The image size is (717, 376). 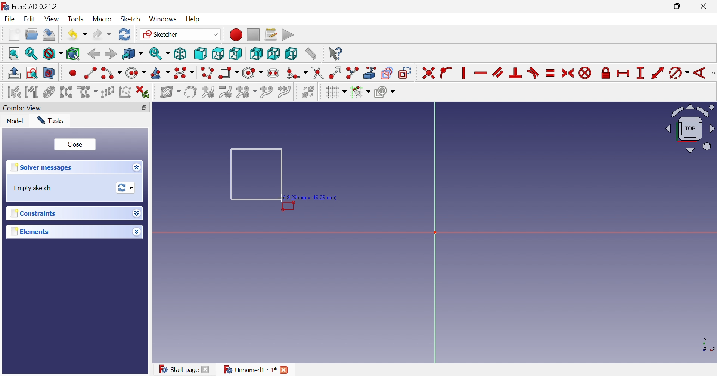 I want to click on Tools, so click(x=76, y=19).